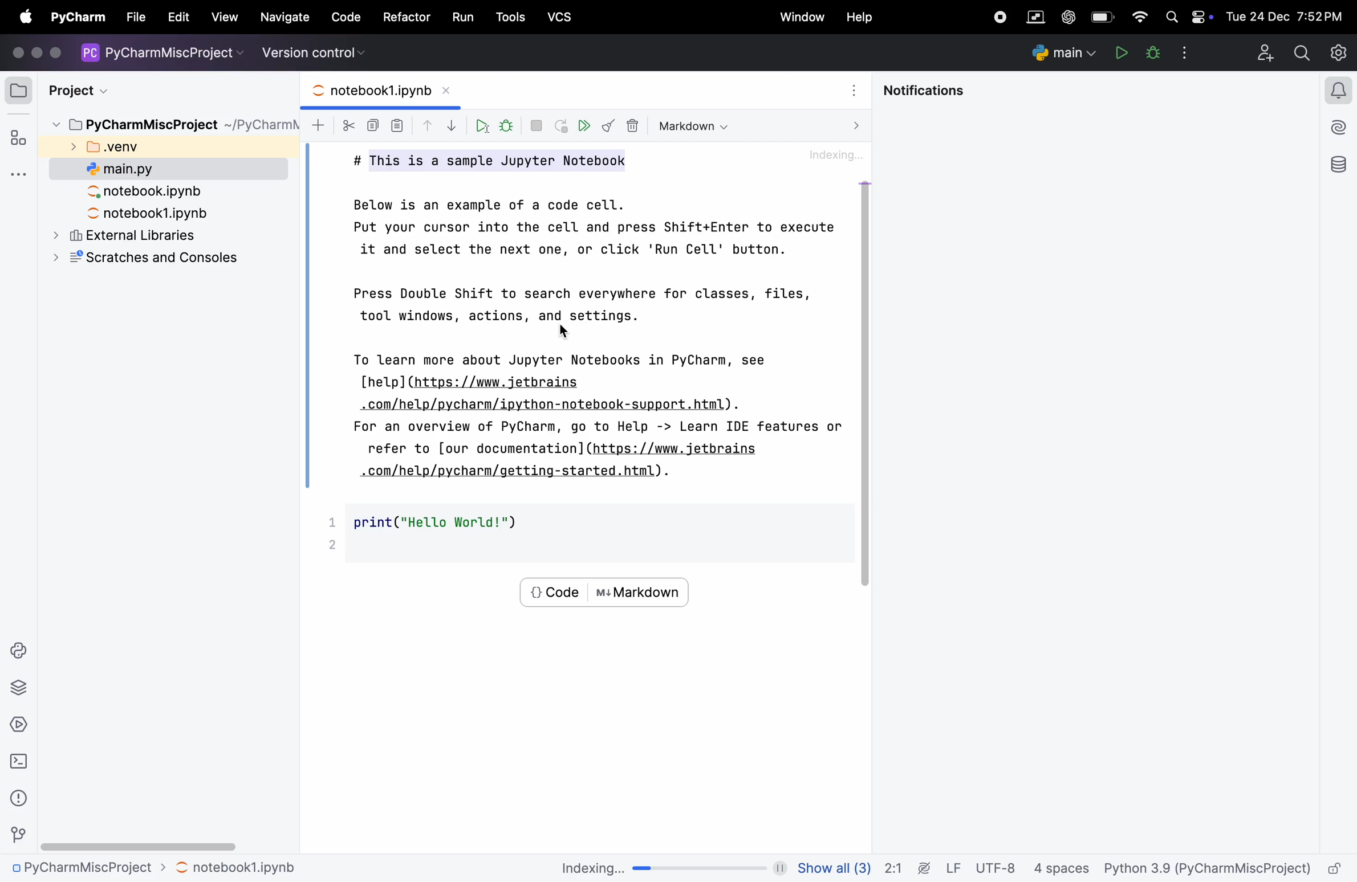 The height and width of the screenshot is (882, 1357). What do you see at coordinates (175, 15) in the screenshot?
I see `help` at bounding box center [175, 15].